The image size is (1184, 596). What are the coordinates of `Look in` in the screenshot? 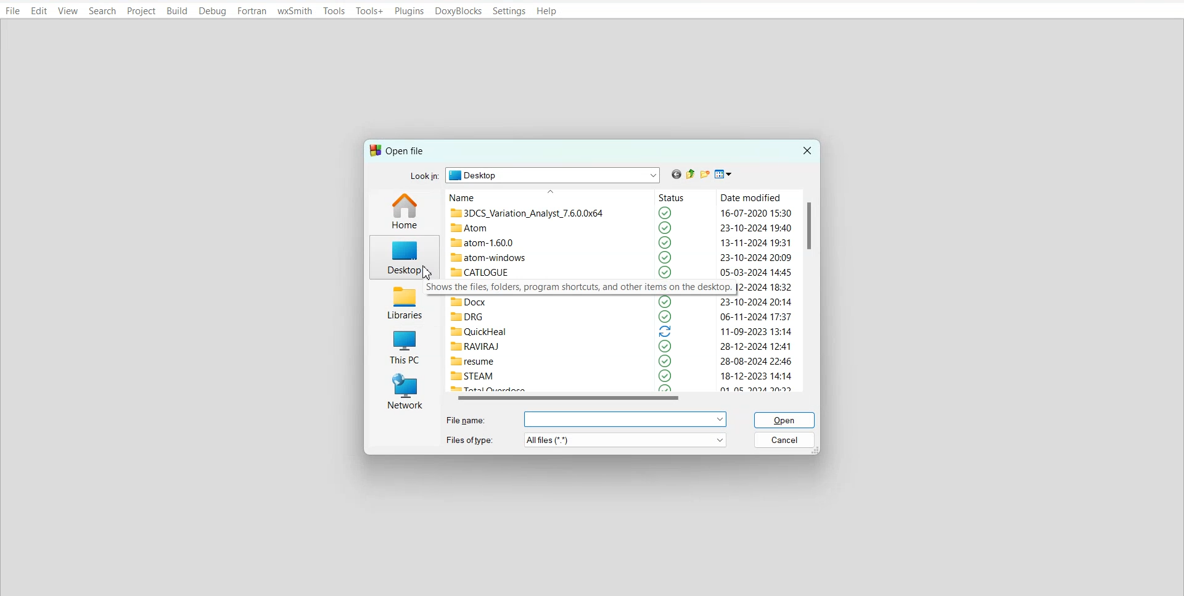 It's located at (535, 175).